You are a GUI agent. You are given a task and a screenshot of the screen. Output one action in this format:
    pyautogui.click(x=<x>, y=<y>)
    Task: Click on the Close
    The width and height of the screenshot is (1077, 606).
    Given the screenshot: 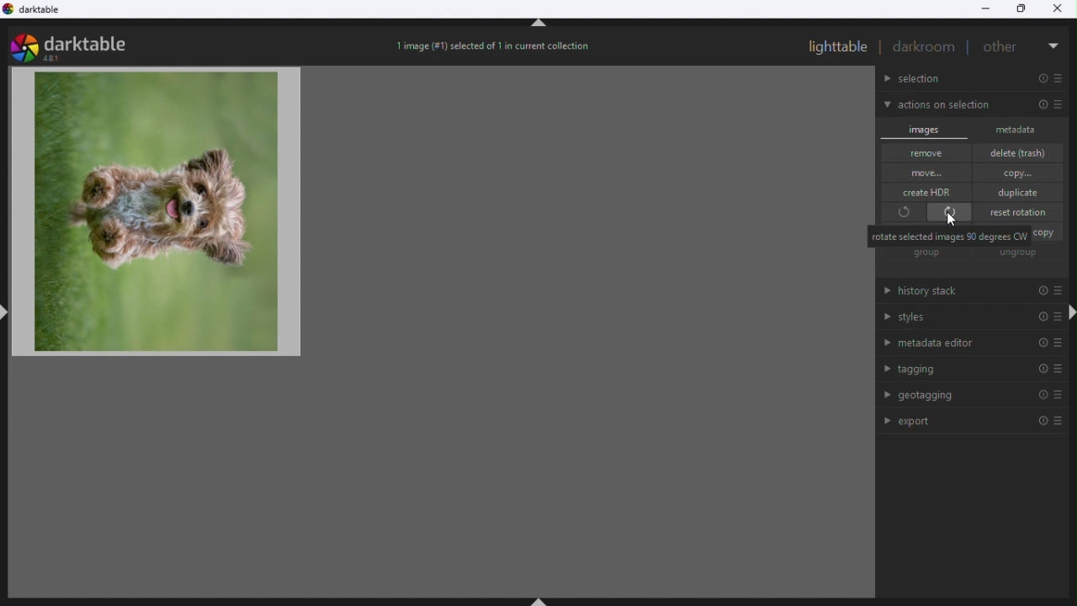 What is the action you would take?
    pyautogui.click(x=1062, y=8)
    